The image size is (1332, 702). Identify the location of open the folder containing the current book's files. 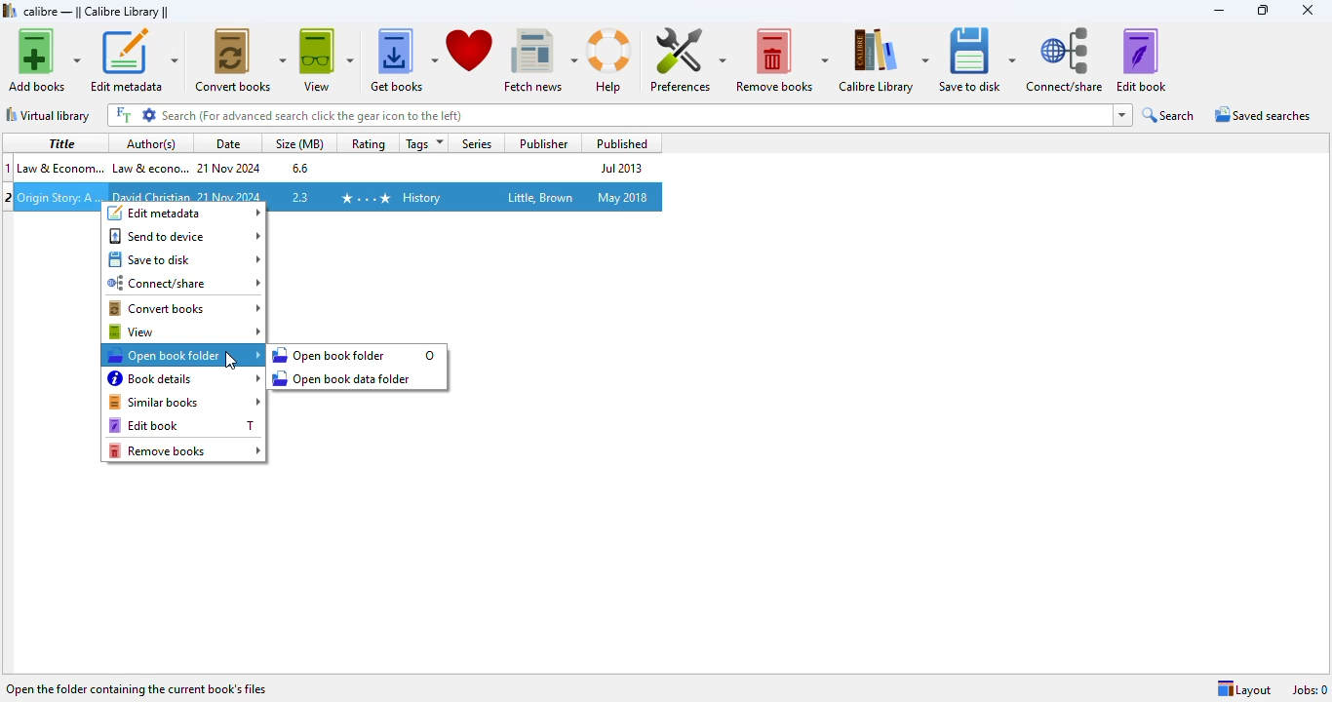
(137, 687).